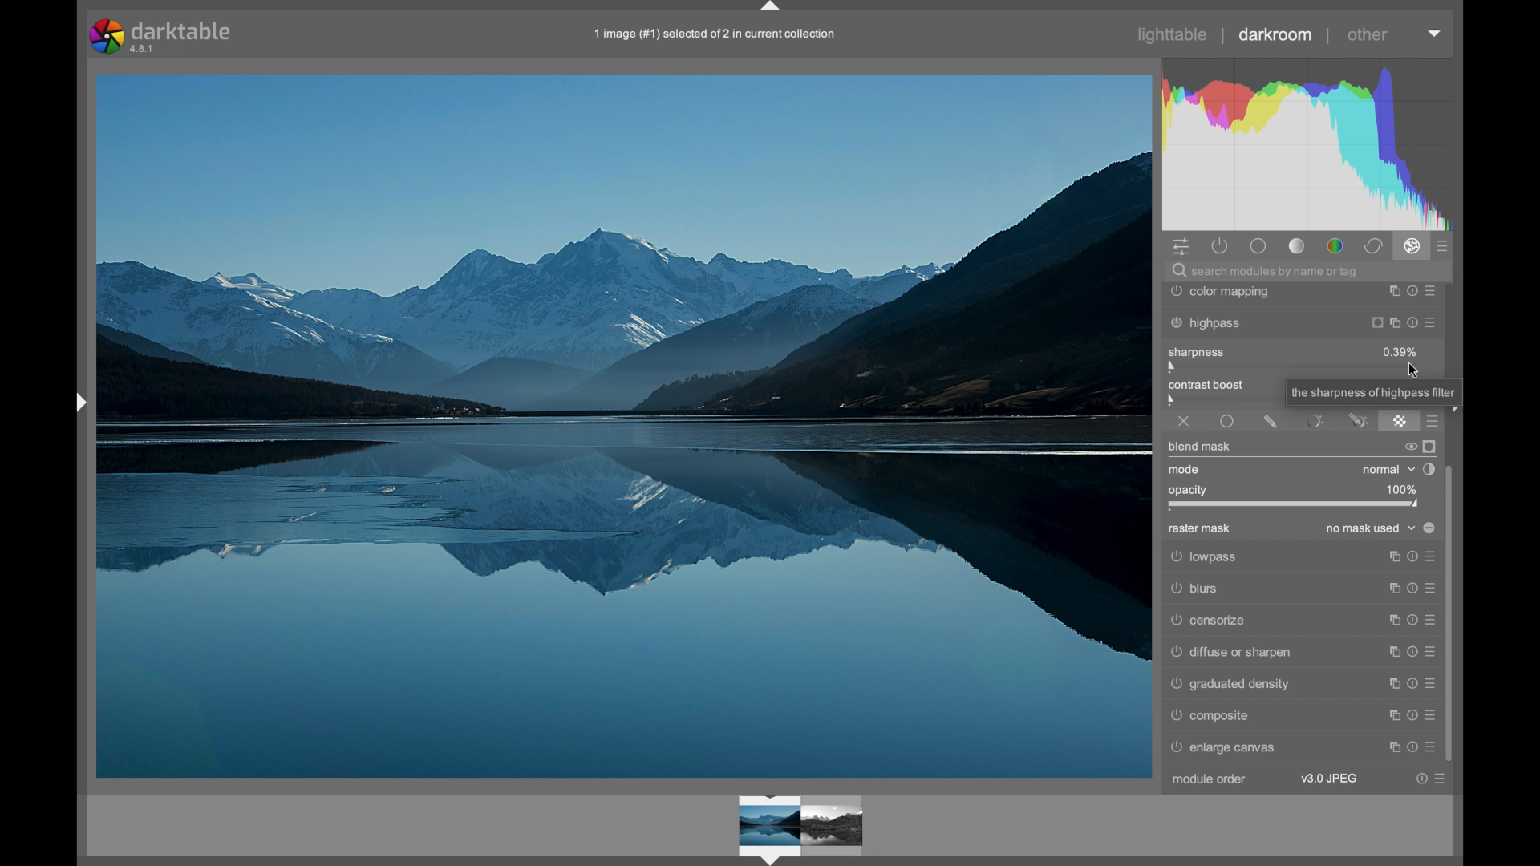 The width and height of the screenshot is (1540, 866). What do you see at coordinates (1295, 367) in the screenshot?
I see `slider` at bounding box center [1295, 367].